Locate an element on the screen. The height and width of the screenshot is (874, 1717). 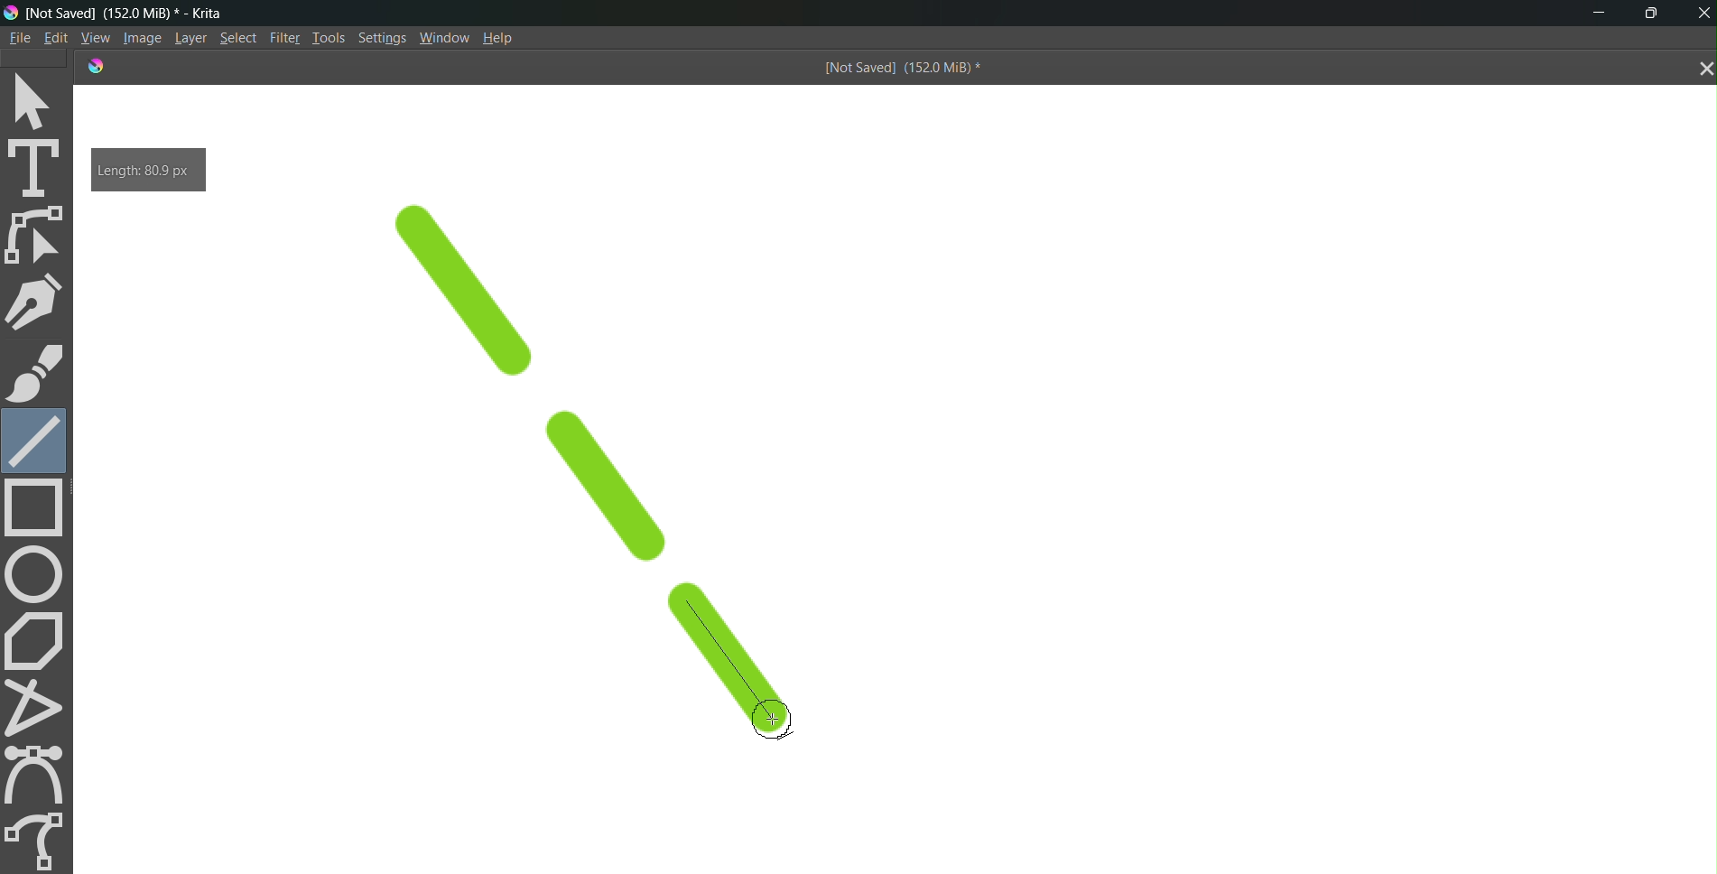
Help is located at coordinates (506, 38).